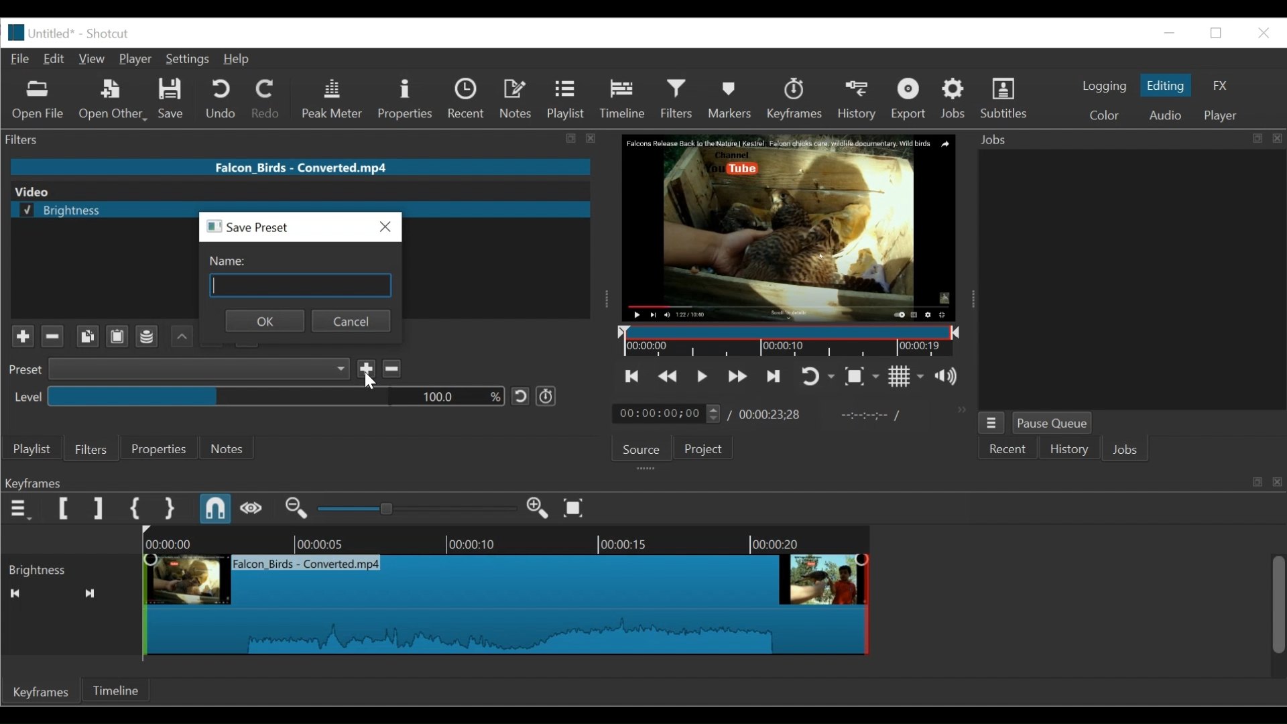 The width and height of the screenshot is (1287, 724). I want to click on Current duration, so click(669, 414).